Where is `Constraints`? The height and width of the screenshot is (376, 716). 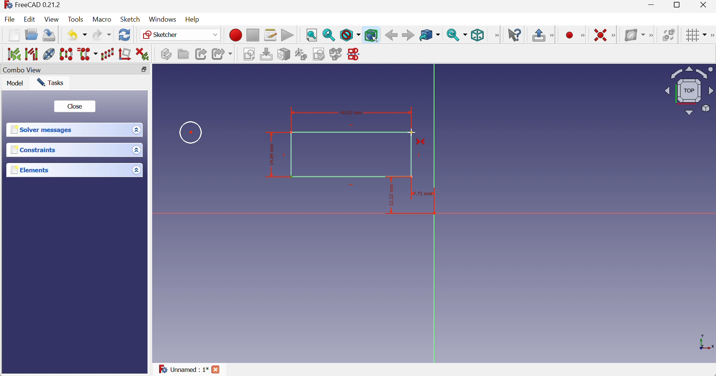
Constraints is located at coordinates (35, 149).